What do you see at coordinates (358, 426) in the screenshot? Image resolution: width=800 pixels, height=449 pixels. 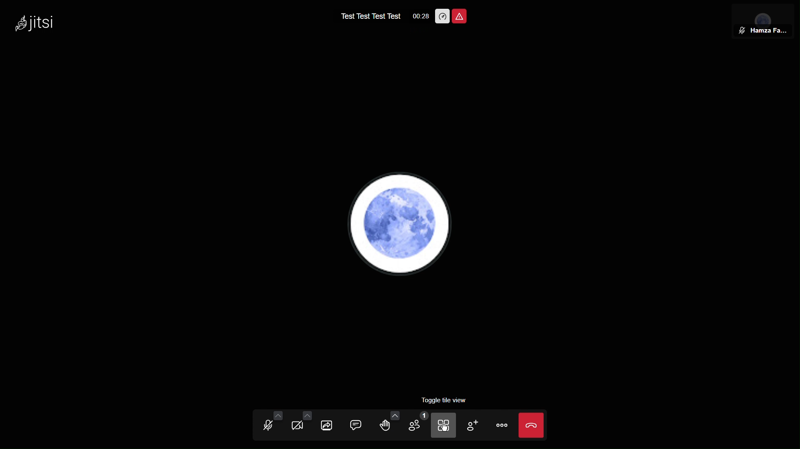 I see `Chat` at bounding box center [358, 426].